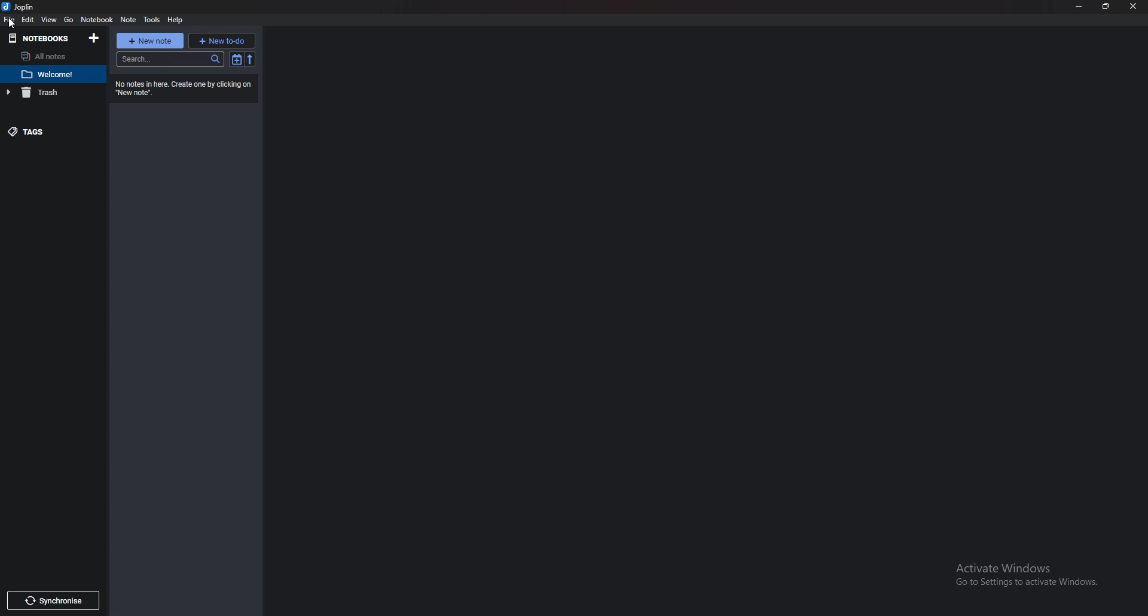 The image size is (1148, 616). Describe the element at coordinates (43, 132) in the screenshot. I see `Tags` at that location.